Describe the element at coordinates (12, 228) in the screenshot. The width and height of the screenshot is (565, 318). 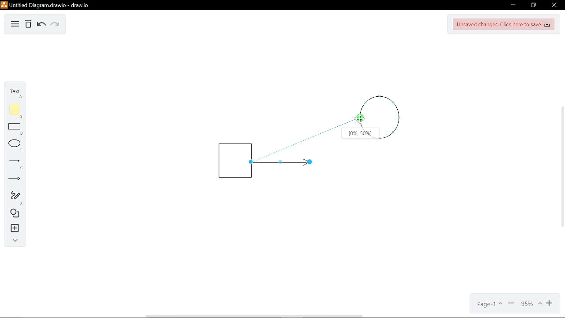
I see `Insert` at that location.